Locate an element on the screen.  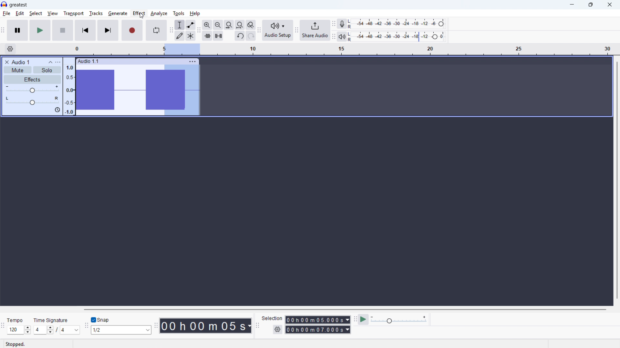
Selection start time  is located at coordinates (318, 320).